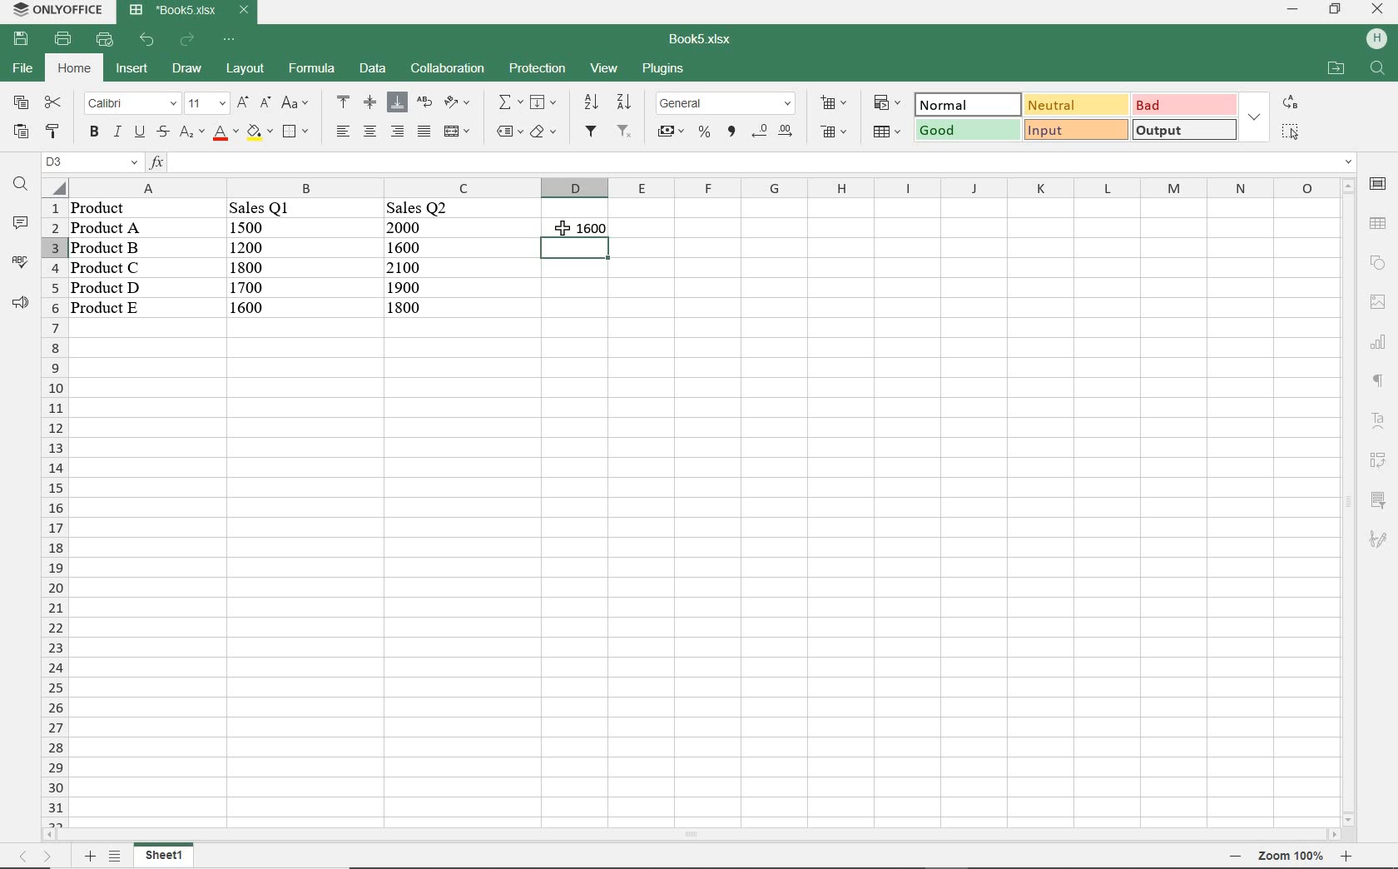 This screenshot has width=1398, height=869. Describe the element at coordinates (54, 513) in the screenshot. I see `rows` at that location.